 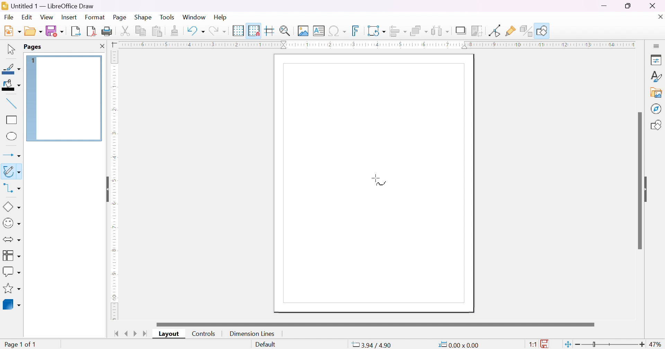 I want to click on 1:1, so click(x=533, y=345).